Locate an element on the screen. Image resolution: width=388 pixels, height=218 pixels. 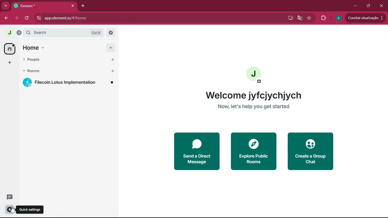
close is located at coordinates (73, 6).